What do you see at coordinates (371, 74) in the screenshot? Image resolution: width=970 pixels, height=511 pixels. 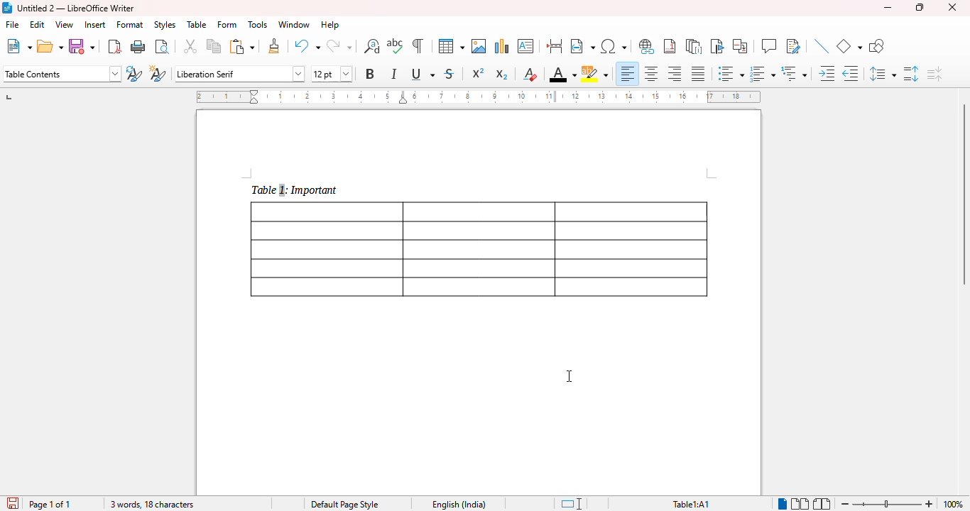 I see `bold` at bounding box center [371, 74].